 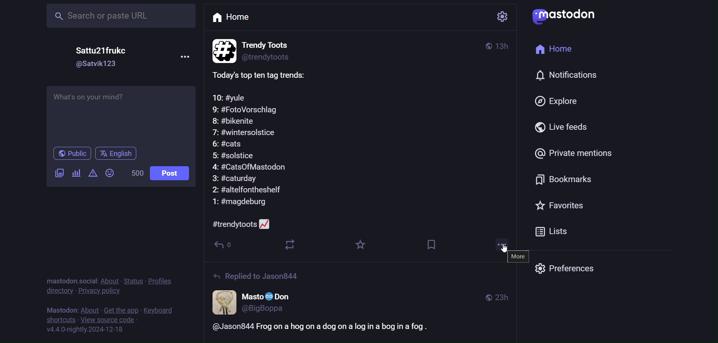 What do you see at coordinates (93, 174) in the screenshot?
I see `content warning` at bounding box center [93, 174].